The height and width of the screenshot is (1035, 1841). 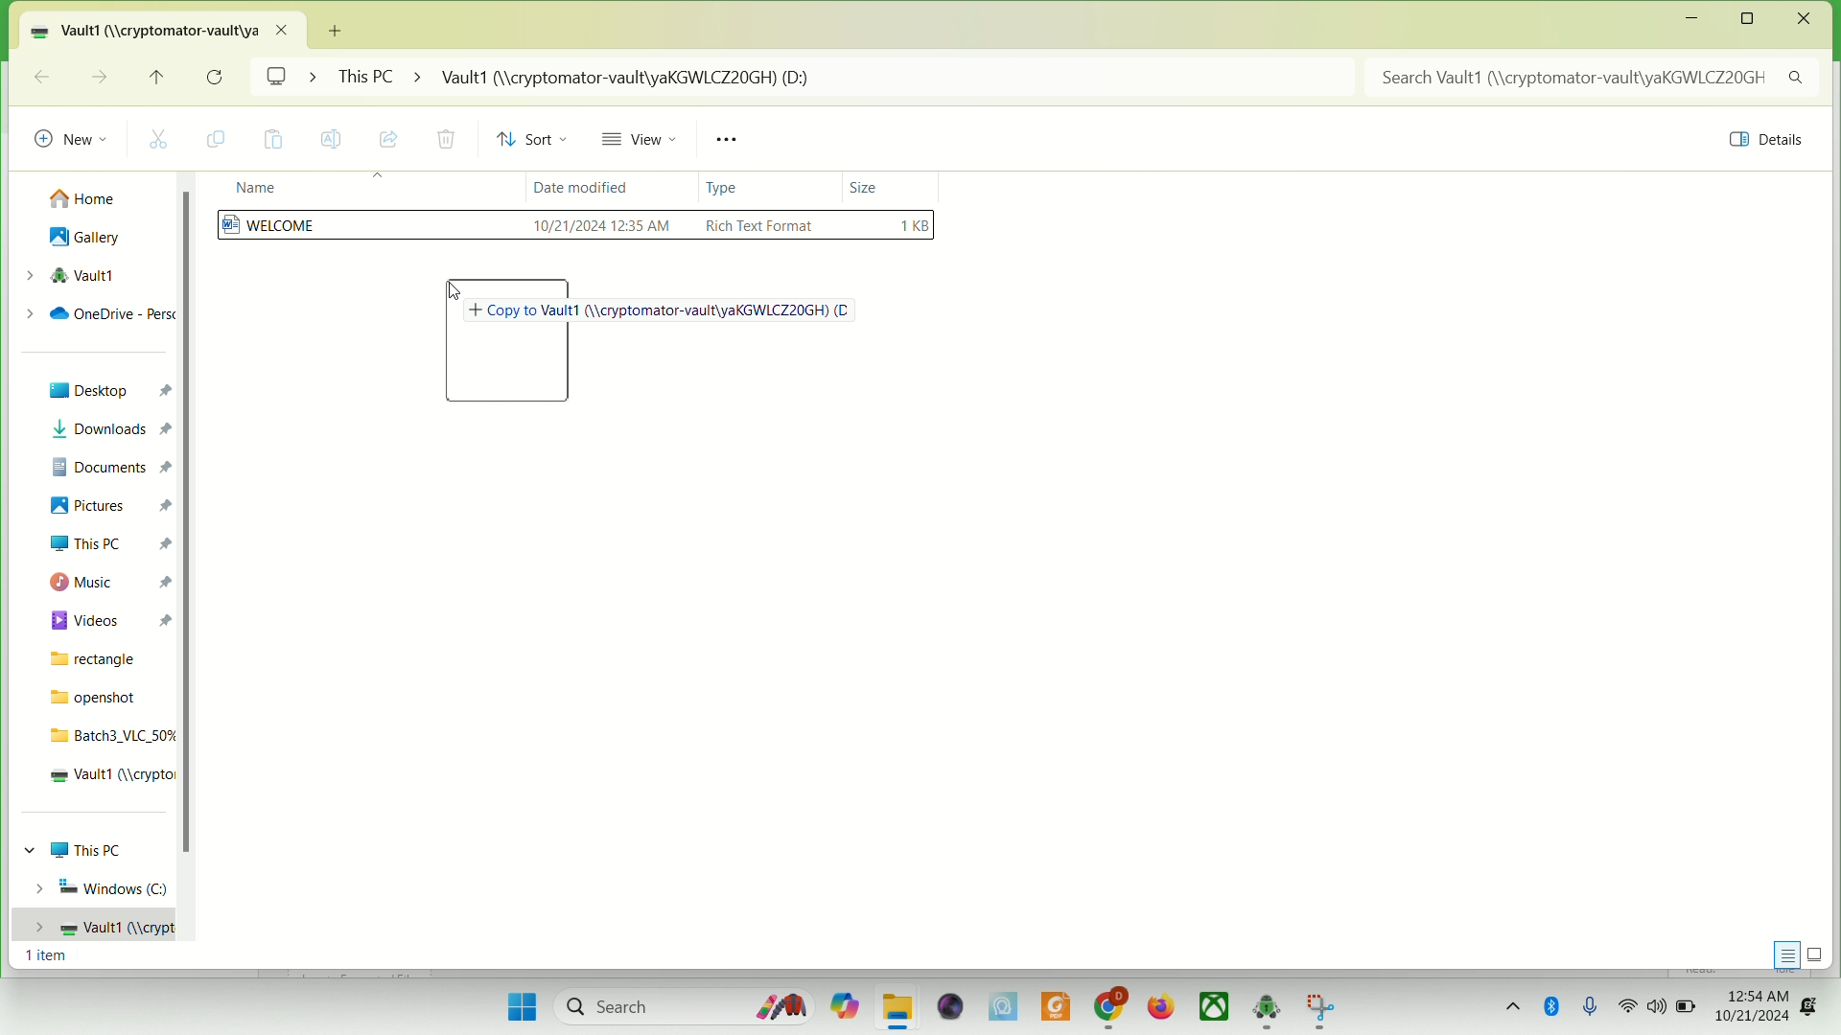 I want to click on firefox, so click(x=1161, y=1006).